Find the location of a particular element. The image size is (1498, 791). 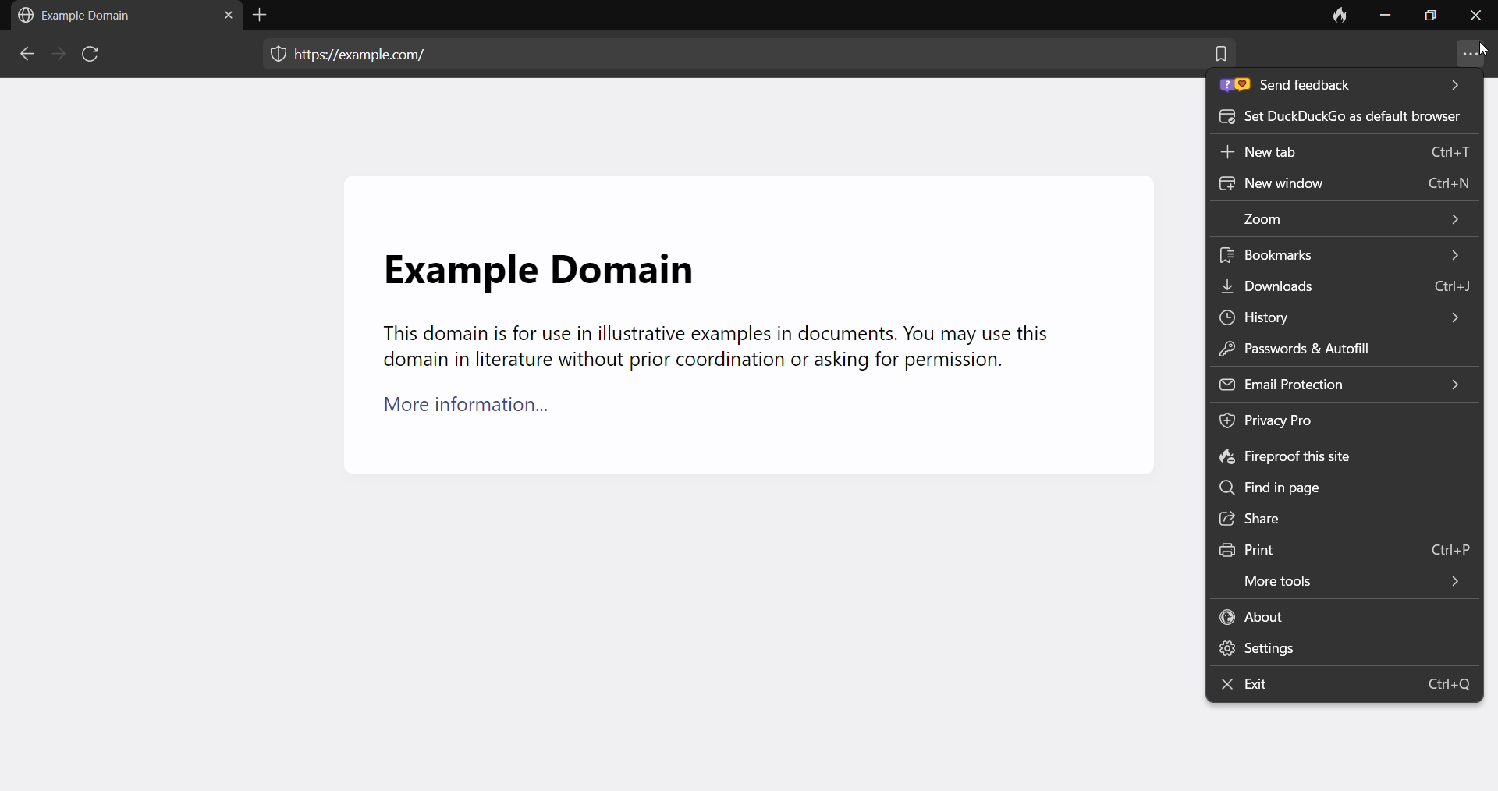

zoom is located at coordinates (1347, 218).